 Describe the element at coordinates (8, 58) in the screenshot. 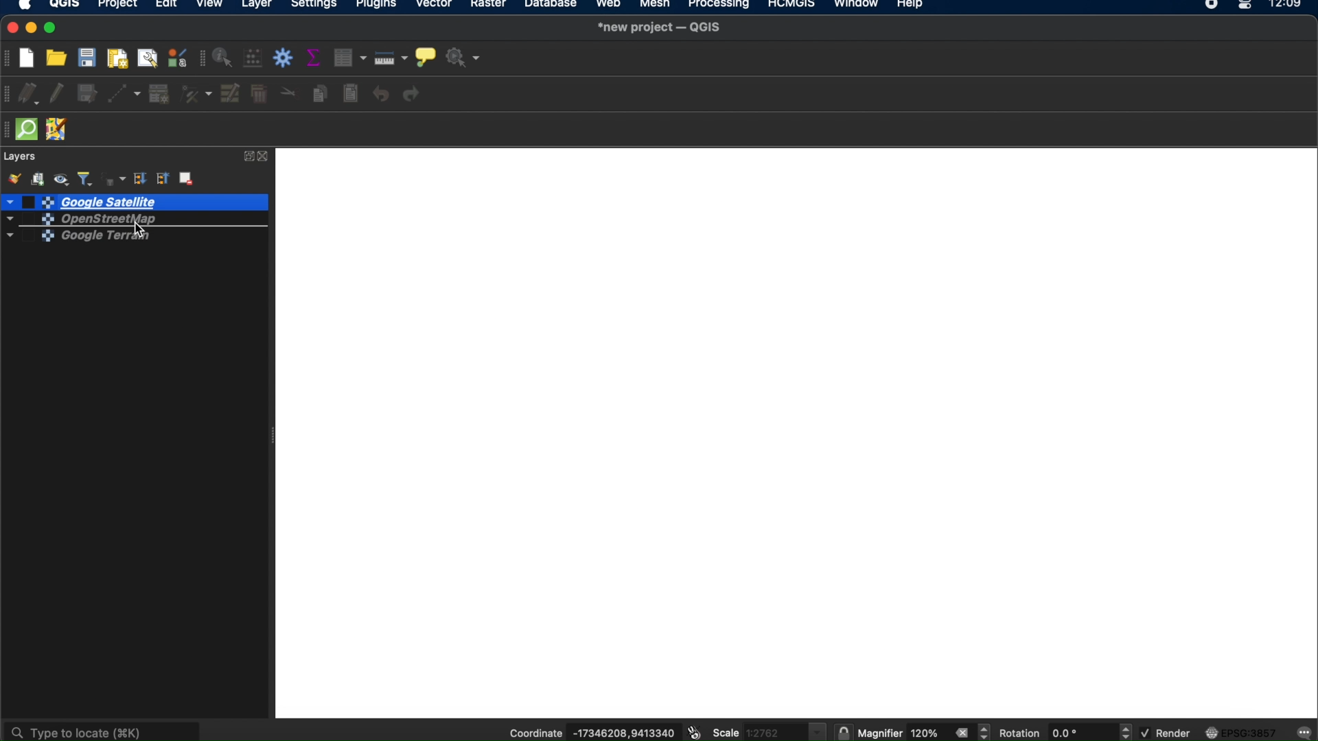

I see `project toolbar` at that location.